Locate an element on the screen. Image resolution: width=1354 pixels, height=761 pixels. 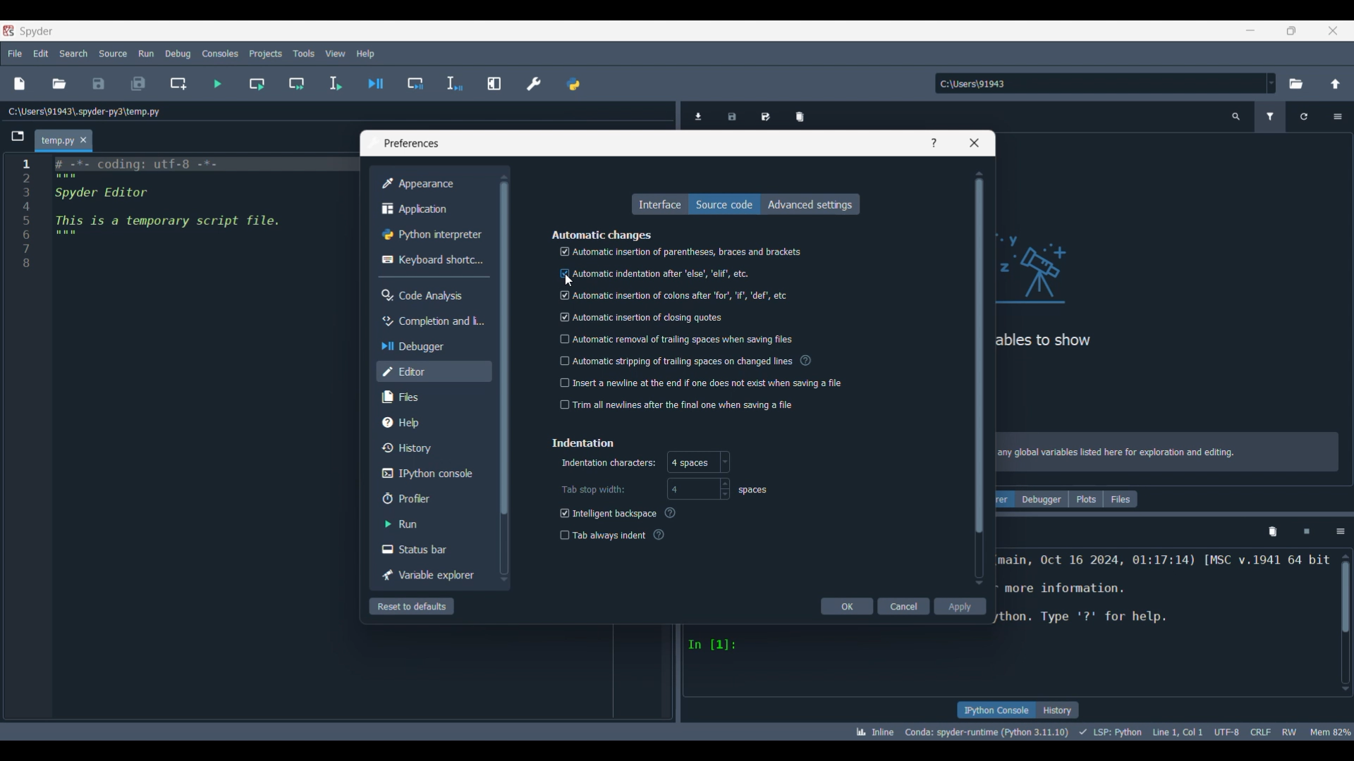
cursor is located at coordinates (569, 281).